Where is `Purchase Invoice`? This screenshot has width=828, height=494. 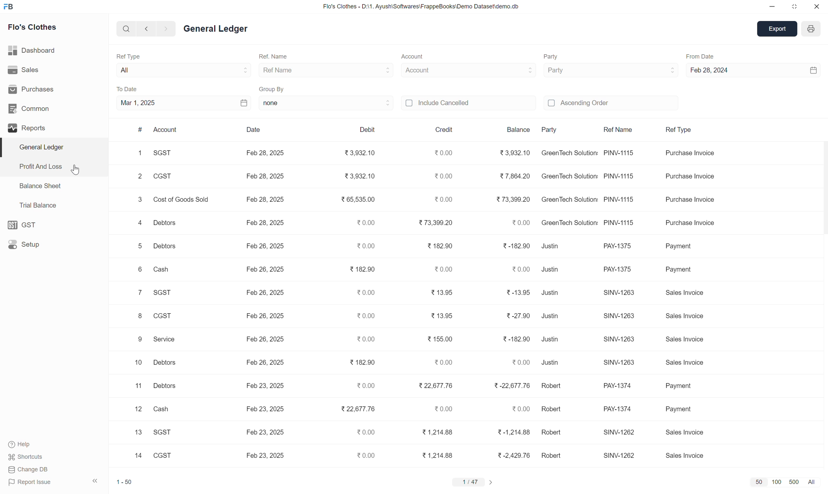
Purchase Invoice is located at coordinates (694, 154).